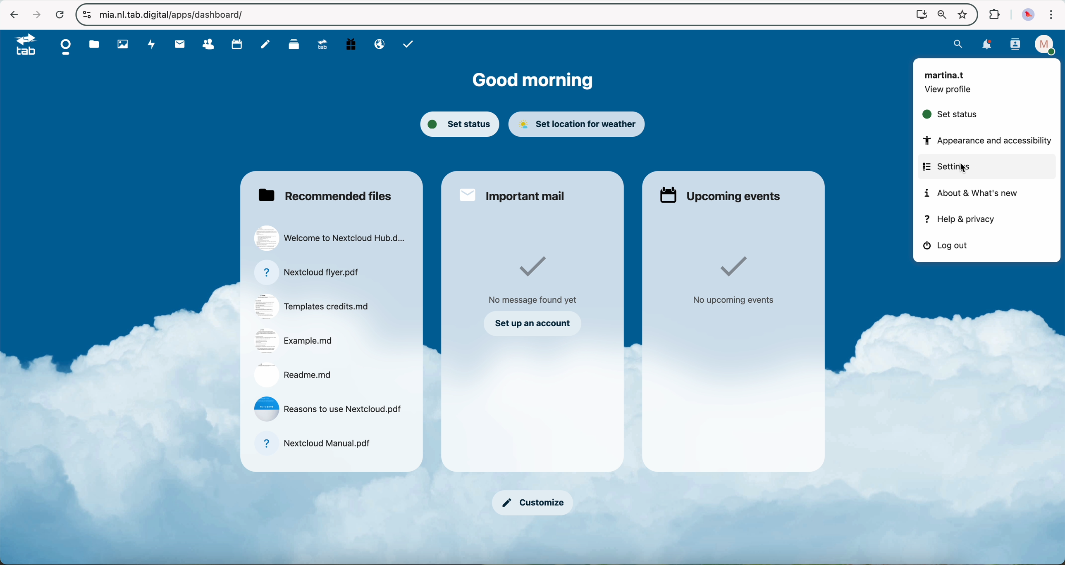  What do you see at coordinates (122, 45) in the screenshot?
I see `photos` at bounding box center [122, 45].